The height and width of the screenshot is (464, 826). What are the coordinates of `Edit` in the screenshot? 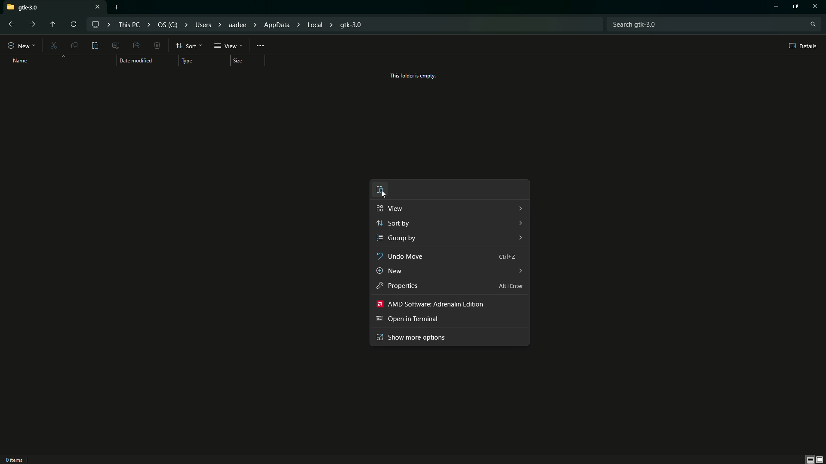 It's located at (117, 45).